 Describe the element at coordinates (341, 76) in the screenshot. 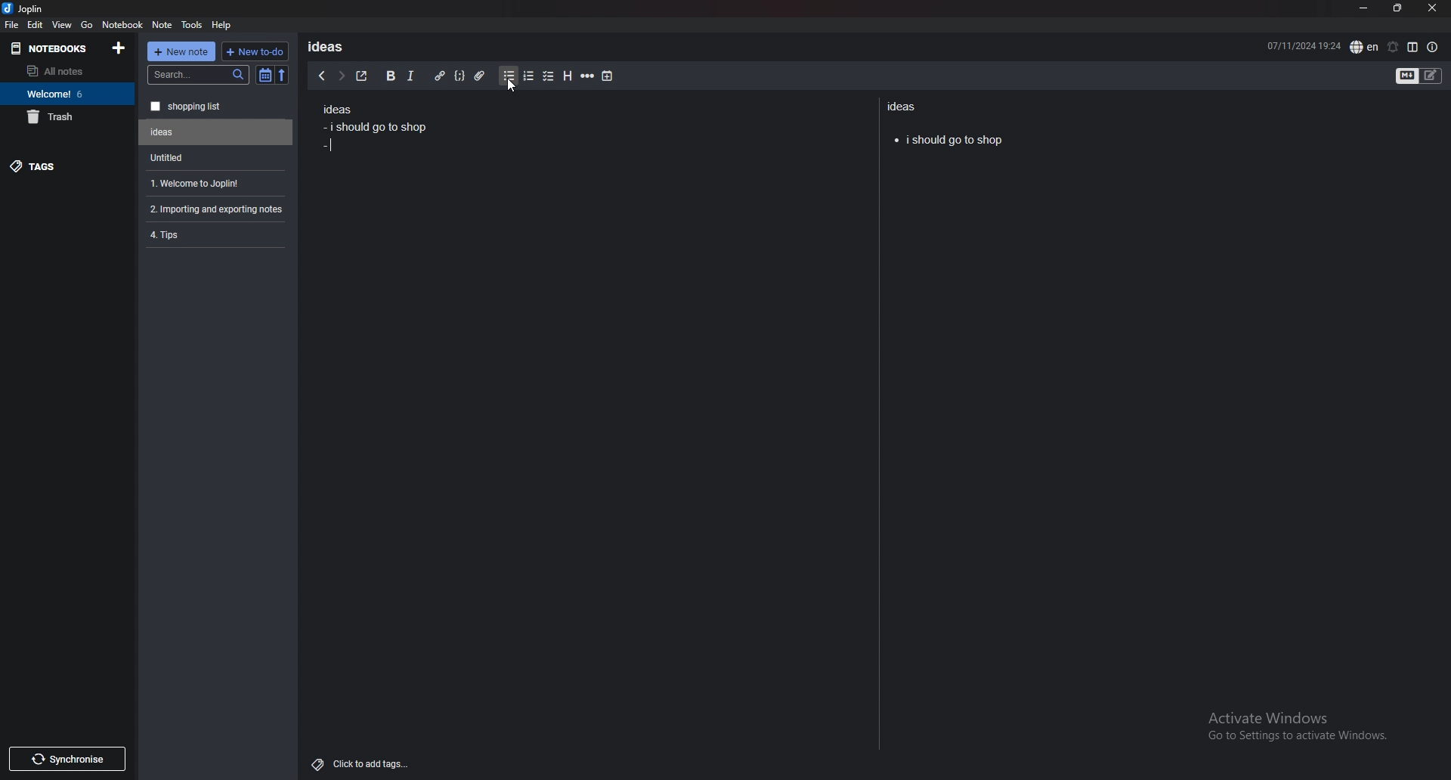

I see `next` at that location.